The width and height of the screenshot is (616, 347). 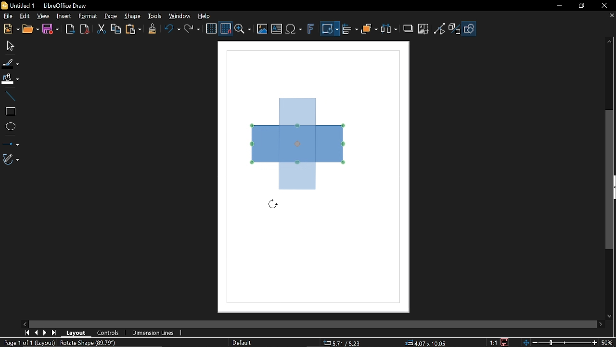 I want to click on Format, so click(x=87, y=16).